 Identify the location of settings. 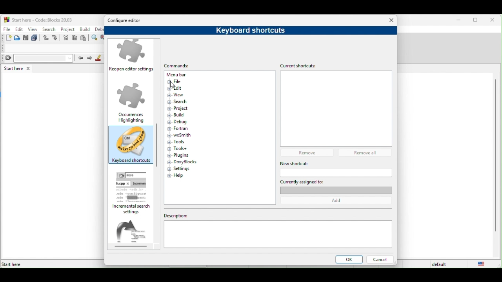
(182, 168).